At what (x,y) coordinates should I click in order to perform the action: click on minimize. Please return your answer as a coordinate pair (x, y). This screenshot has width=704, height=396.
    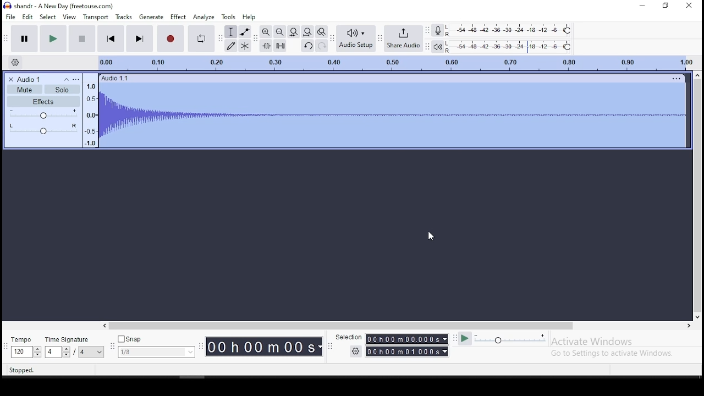
    Looking at the image, I should click on (642, 6).